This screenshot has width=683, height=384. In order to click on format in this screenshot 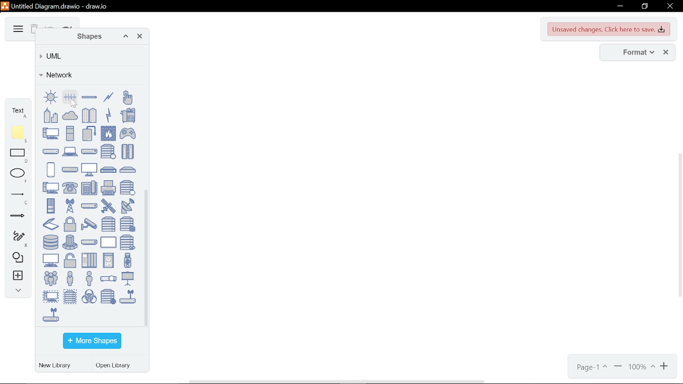, I will do `click(635, 53)`.